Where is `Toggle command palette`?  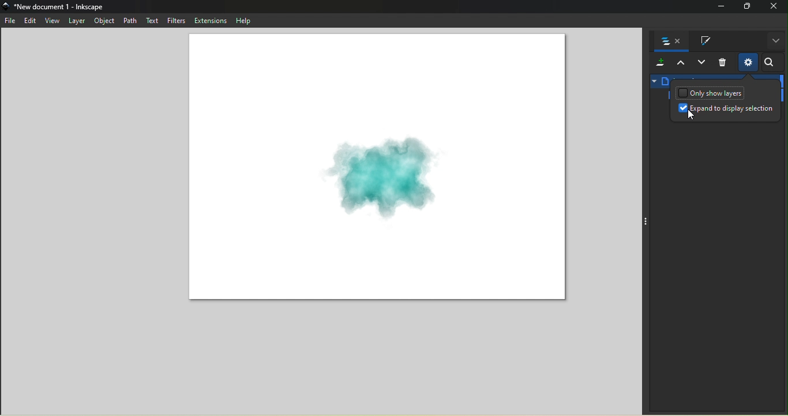
Toggle command palette is located at coordinates (645, 222).